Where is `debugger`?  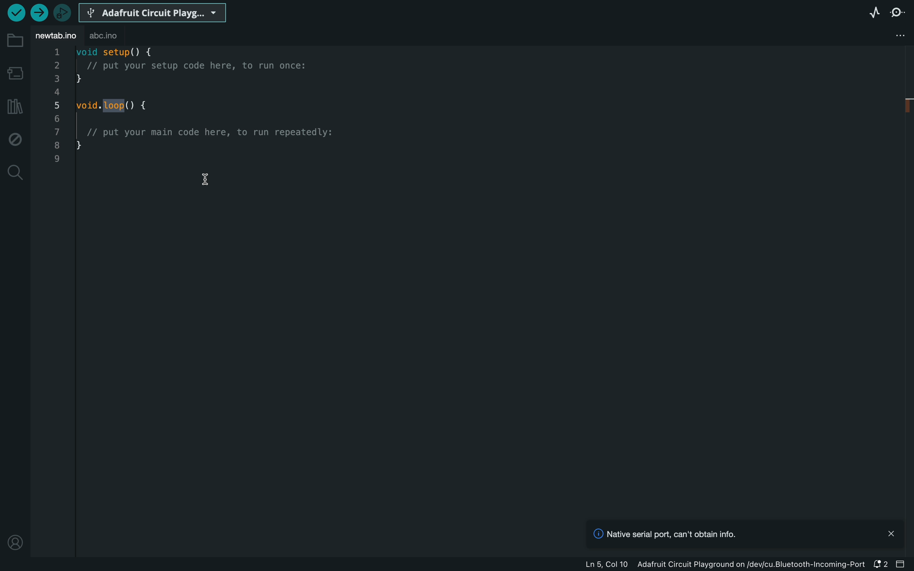
debugger is located at coordinates (62, 14).